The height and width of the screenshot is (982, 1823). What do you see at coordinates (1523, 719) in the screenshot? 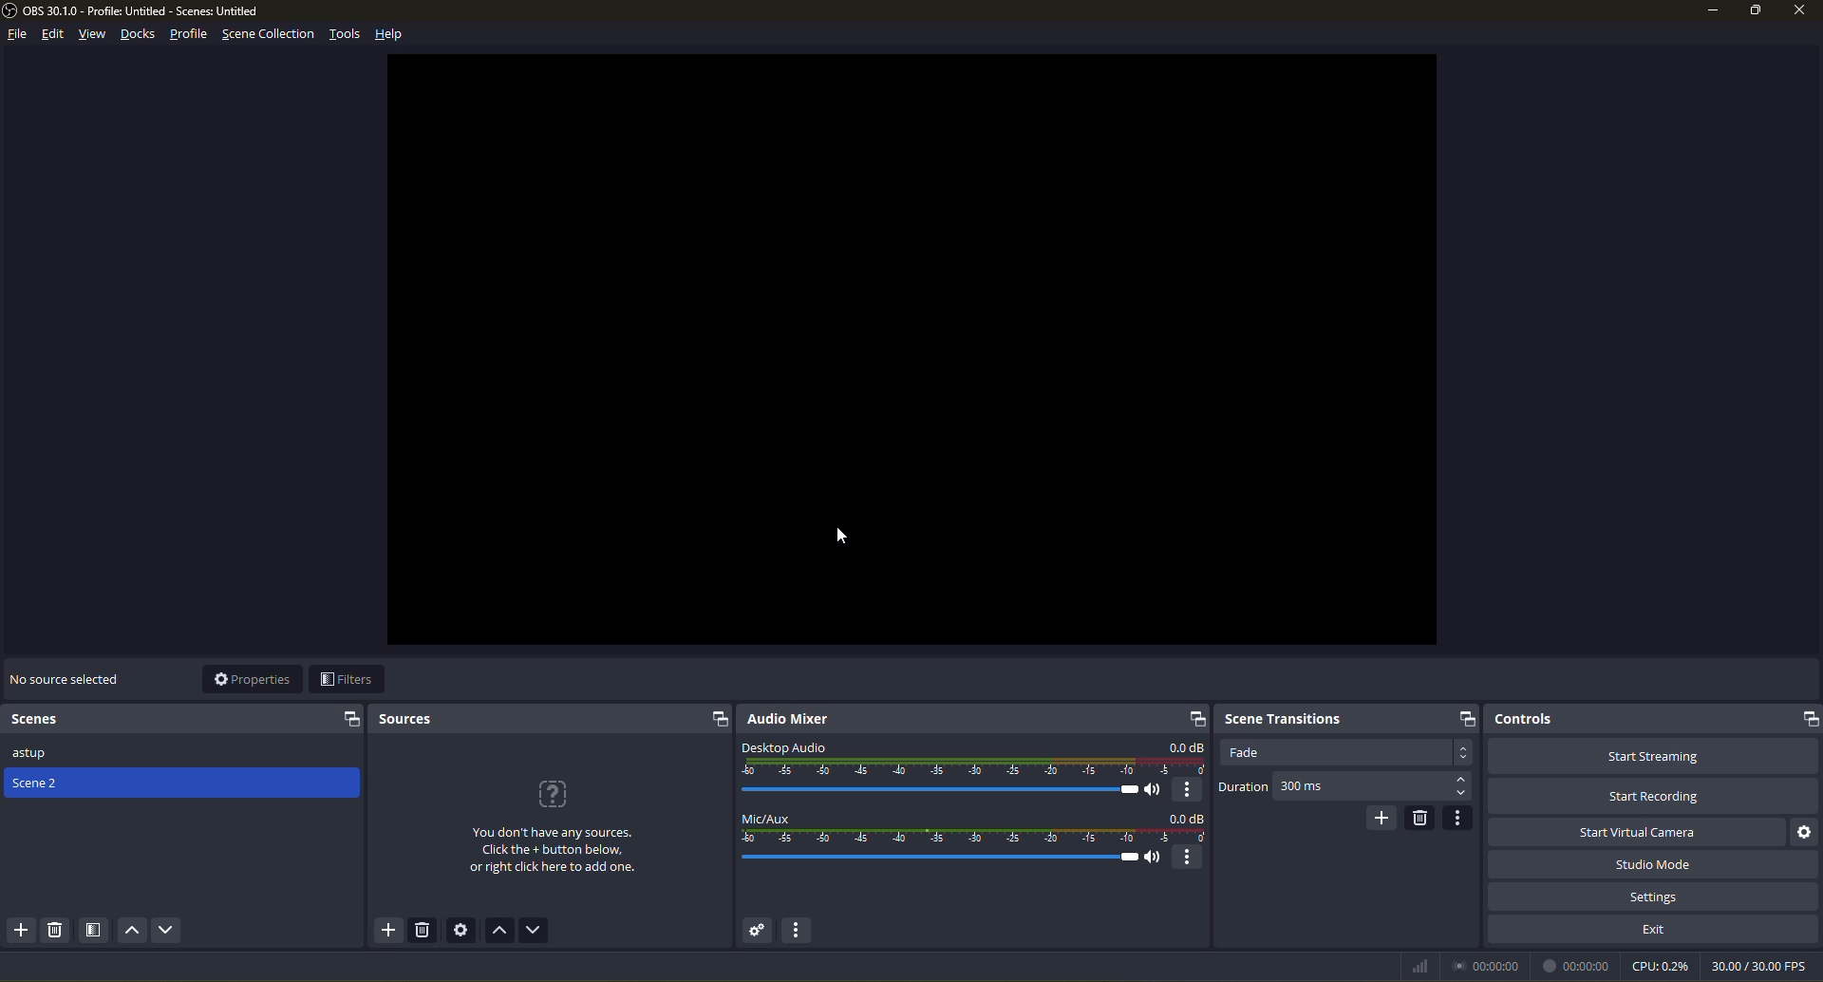
I see `controls` at bounding box center [1523, 719].